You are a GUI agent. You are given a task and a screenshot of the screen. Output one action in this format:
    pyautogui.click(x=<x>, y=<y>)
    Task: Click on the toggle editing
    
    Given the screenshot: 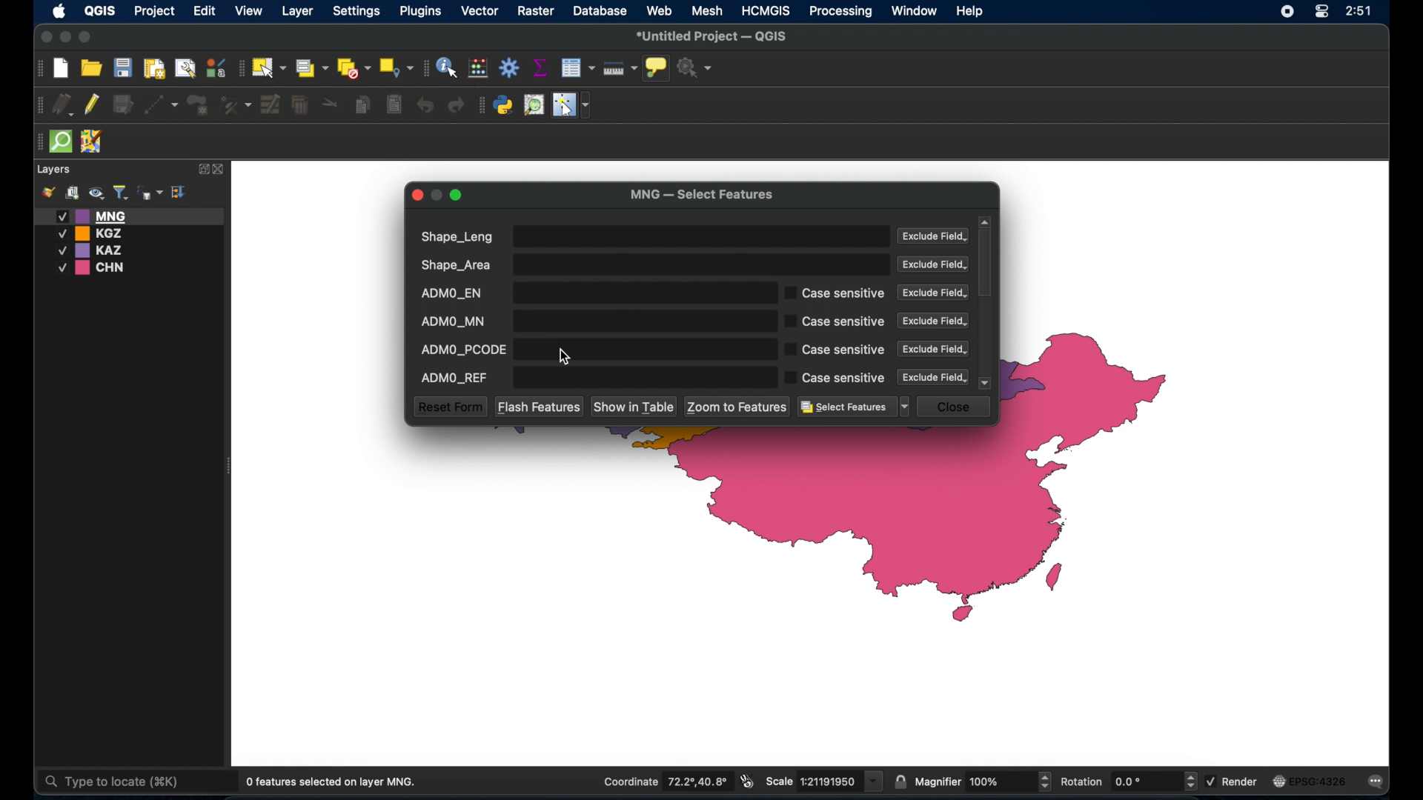 What is the action you would take?
    pyautogui.click(x=93, y=105)
    